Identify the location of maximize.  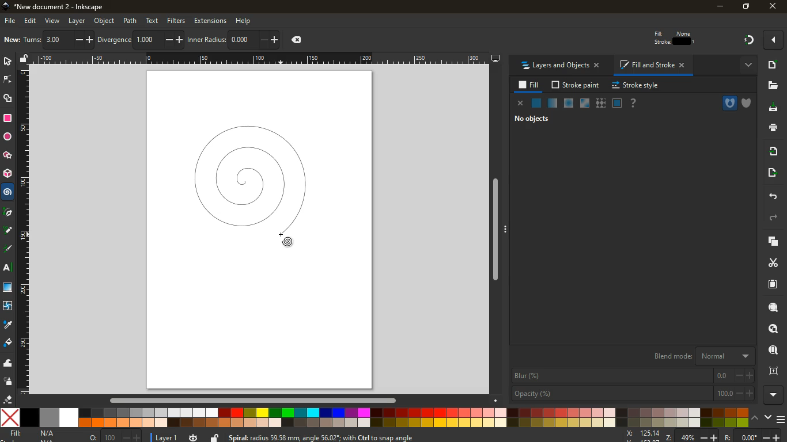
(745, 6).